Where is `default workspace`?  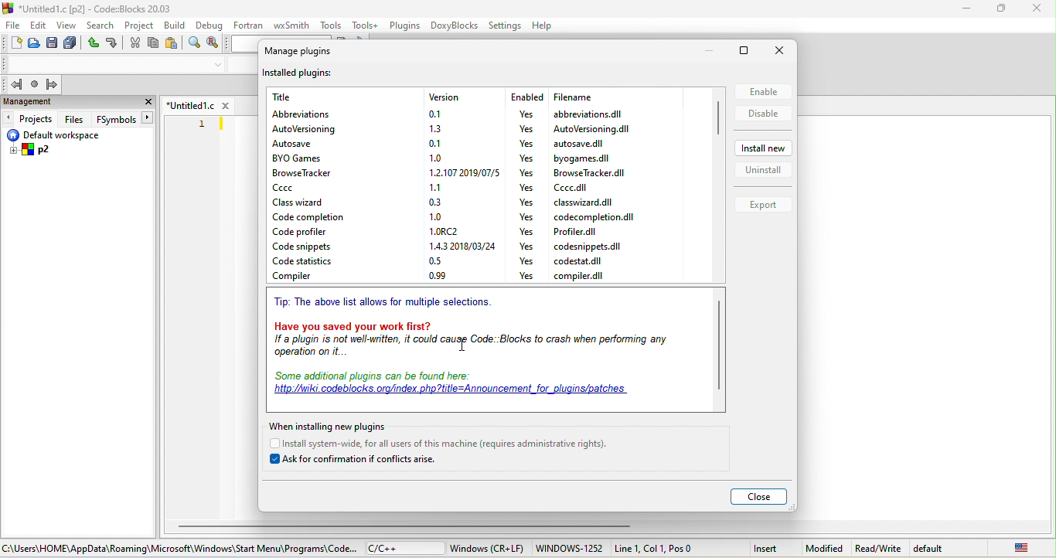 default workspace is located at coordinates (64, 135).